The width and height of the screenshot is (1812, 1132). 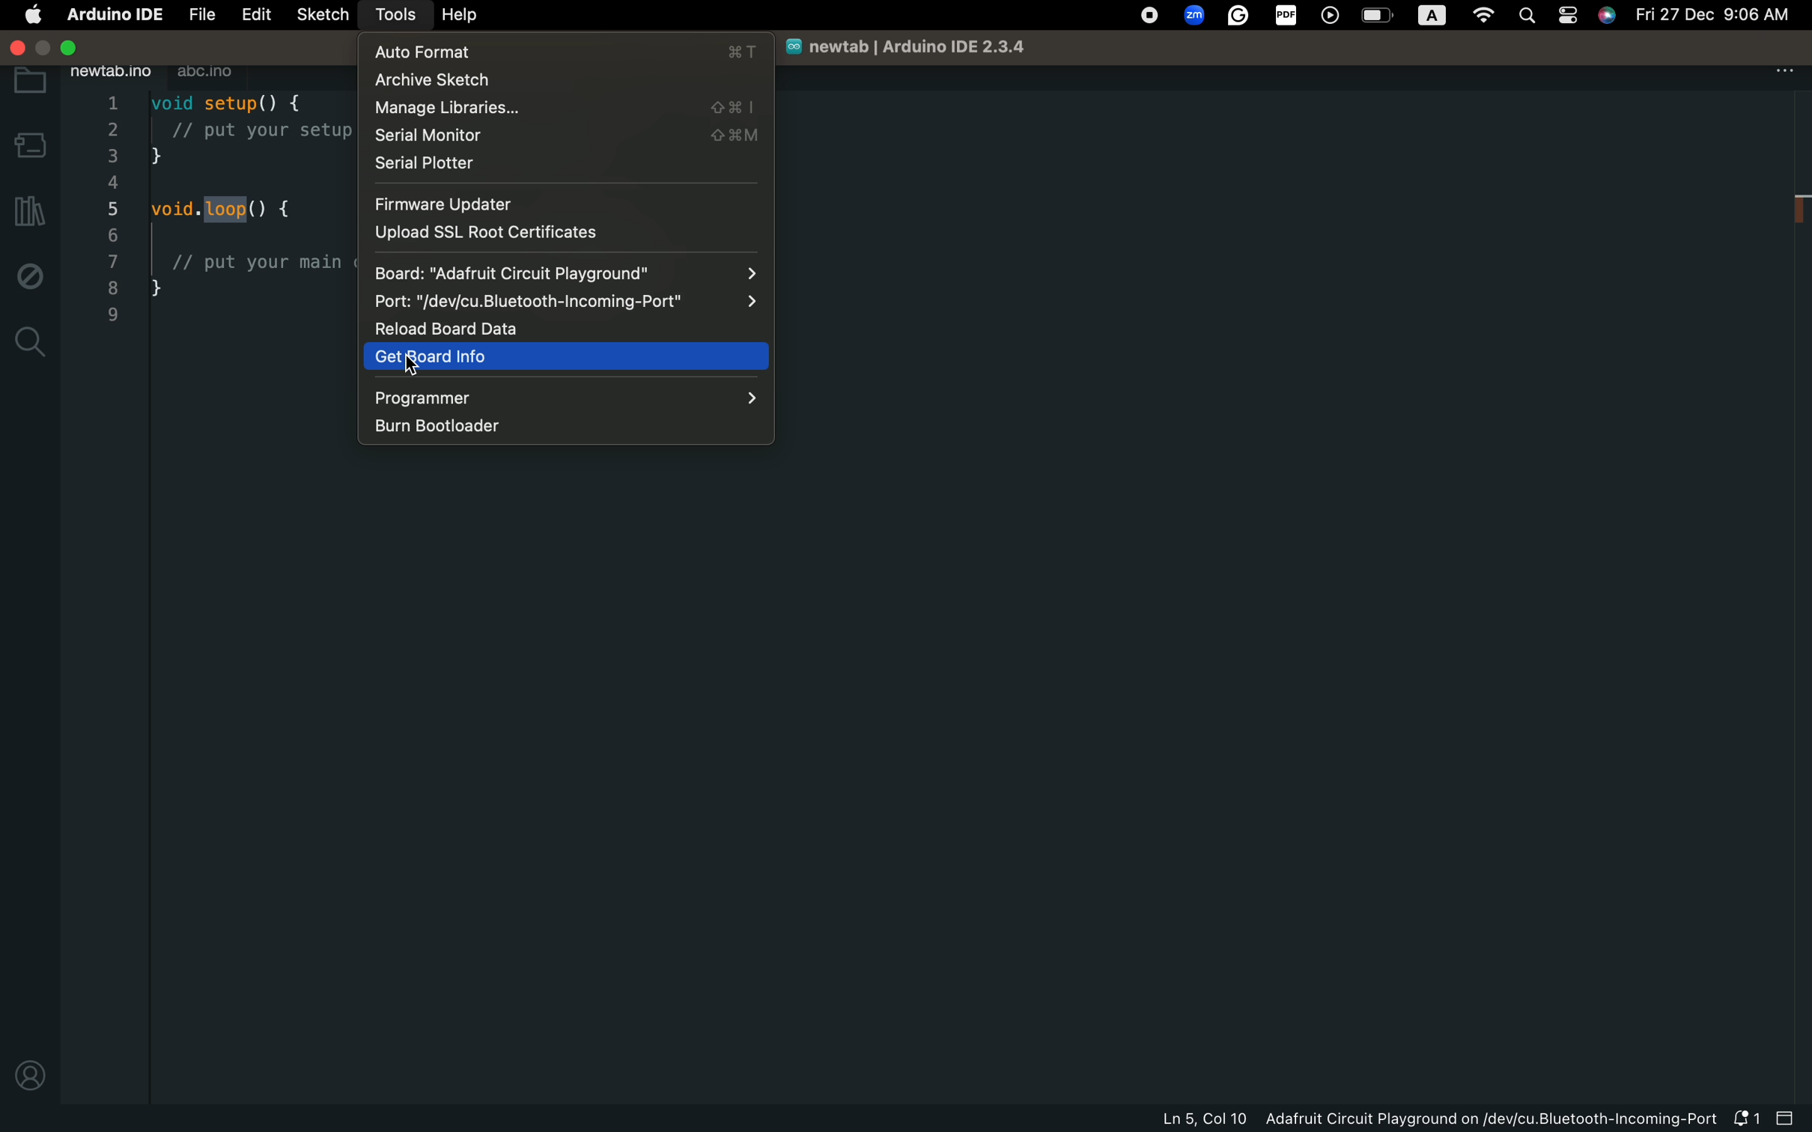 I want to click on debug, so click(x=28, y=275).